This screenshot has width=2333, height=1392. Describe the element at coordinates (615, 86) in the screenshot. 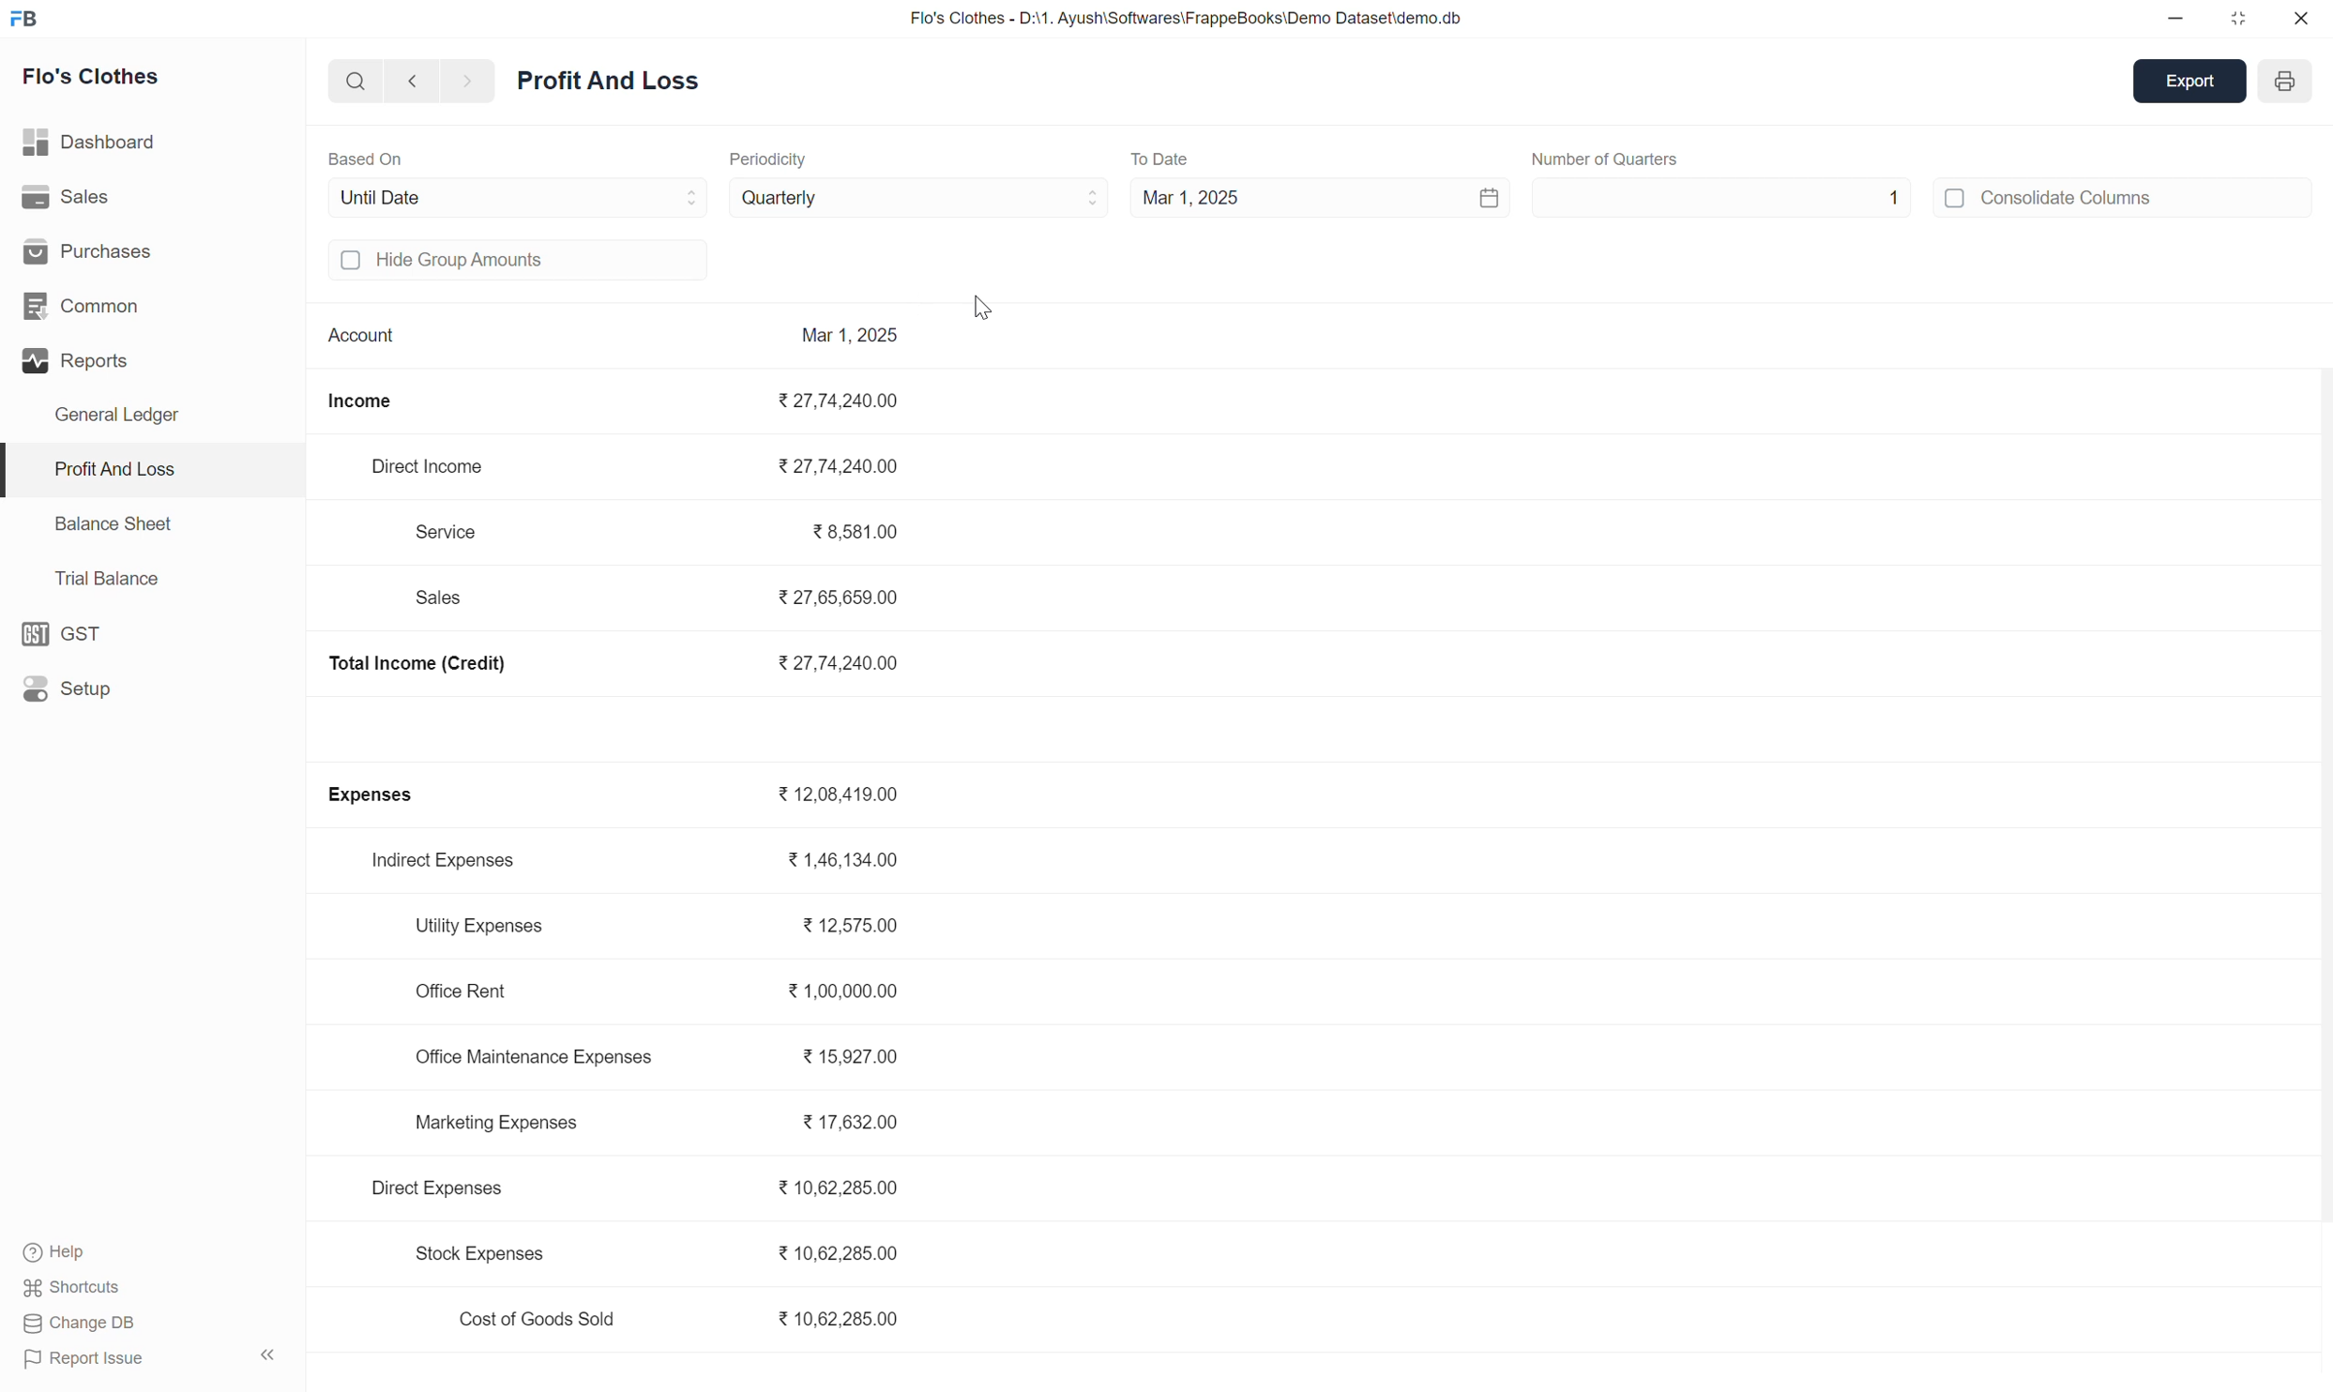

I see `Profit and Loss` at that location.